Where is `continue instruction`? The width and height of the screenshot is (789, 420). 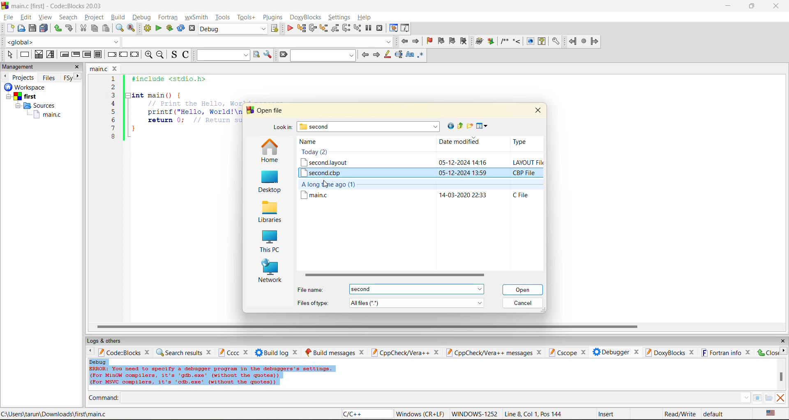
continue instruction is located at coordinates (123, 55).